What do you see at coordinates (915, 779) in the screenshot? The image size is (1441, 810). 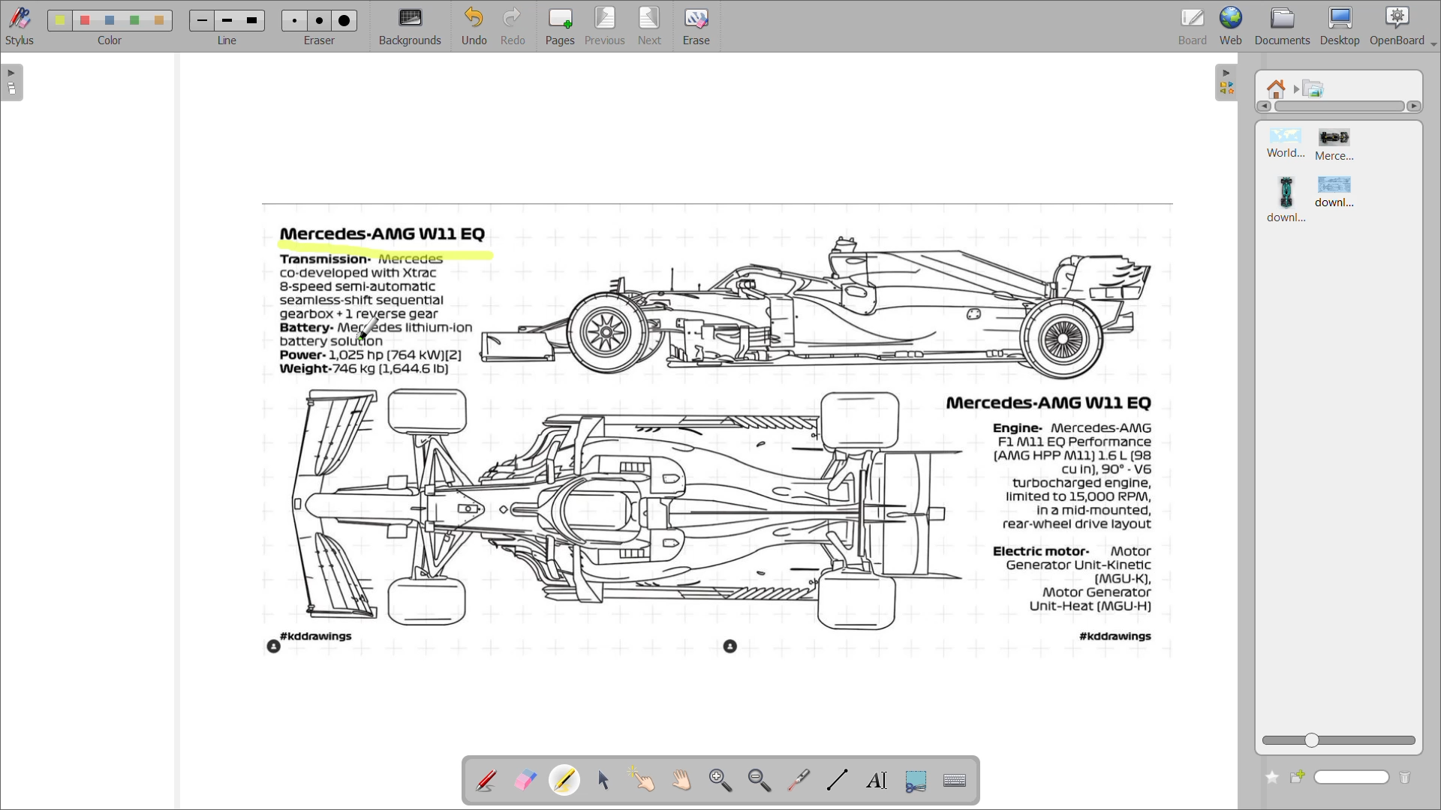 I see `capture part of screen` at bounding box center [915, 779].